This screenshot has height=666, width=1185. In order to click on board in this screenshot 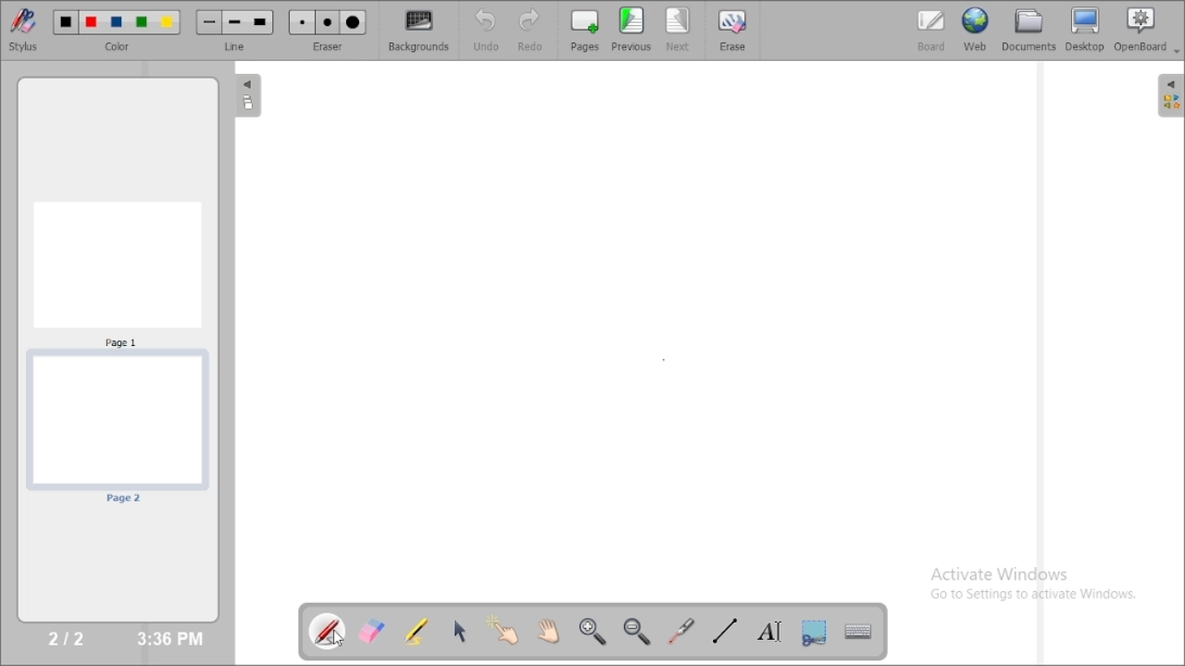, I will do `click(931, 31)`.